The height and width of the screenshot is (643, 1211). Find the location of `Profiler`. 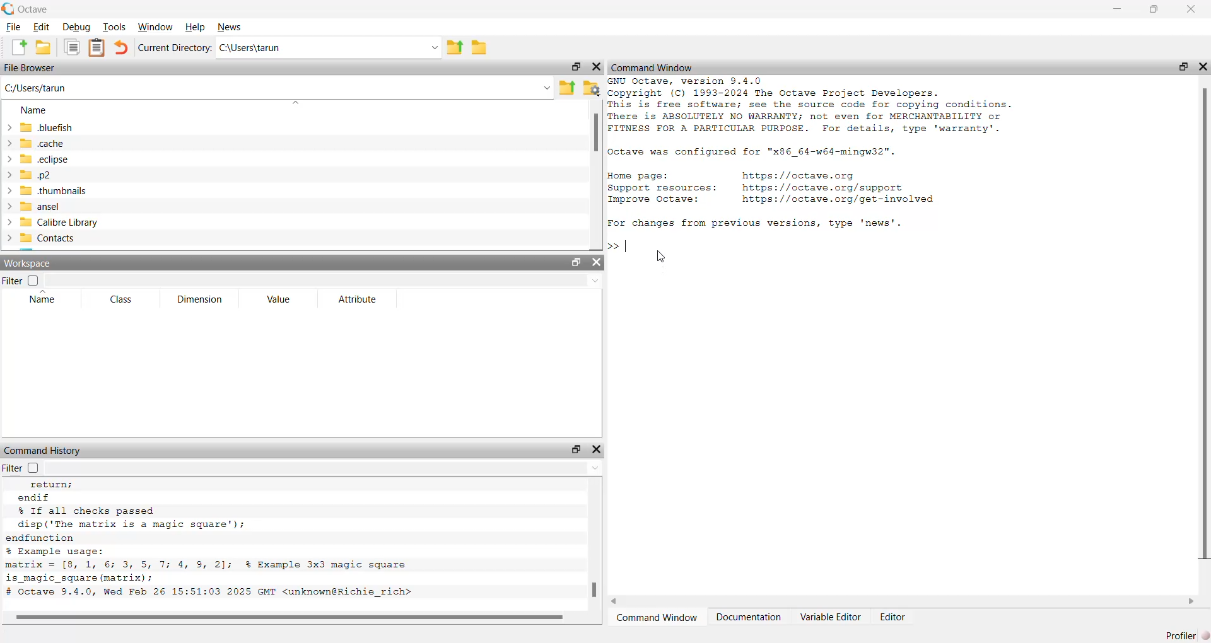

Profiler is located at coordinates (1188, 635).